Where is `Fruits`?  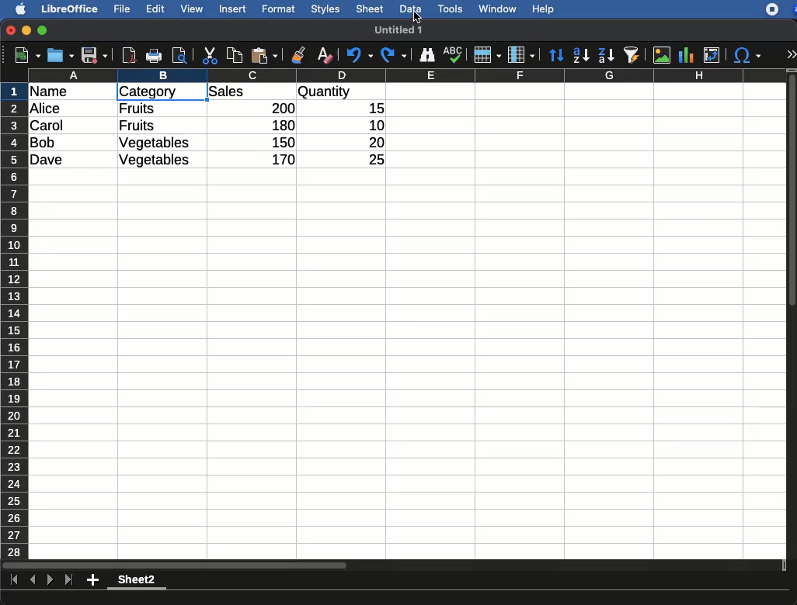
Fruits is located at coordinates (137, 126).